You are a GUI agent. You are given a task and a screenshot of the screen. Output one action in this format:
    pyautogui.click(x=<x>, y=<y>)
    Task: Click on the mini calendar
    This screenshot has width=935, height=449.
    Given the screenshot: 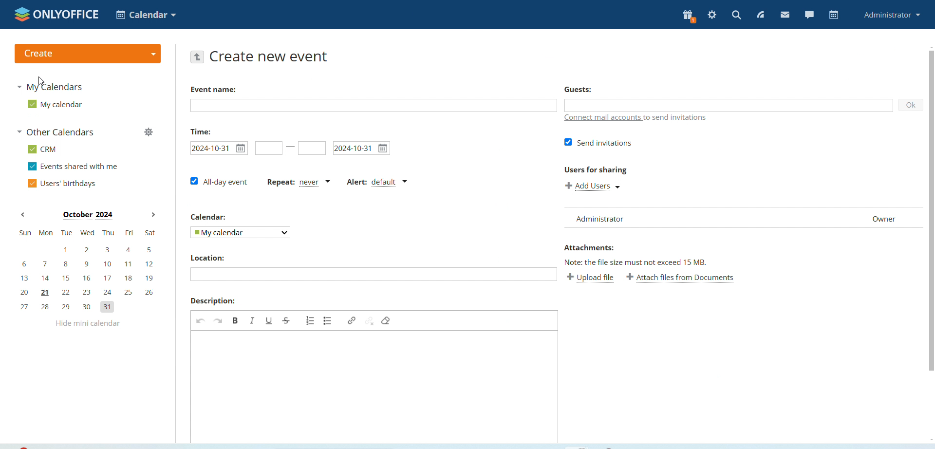 What is the action you would take?
    pyautogui.click(x=89, y=271)
    